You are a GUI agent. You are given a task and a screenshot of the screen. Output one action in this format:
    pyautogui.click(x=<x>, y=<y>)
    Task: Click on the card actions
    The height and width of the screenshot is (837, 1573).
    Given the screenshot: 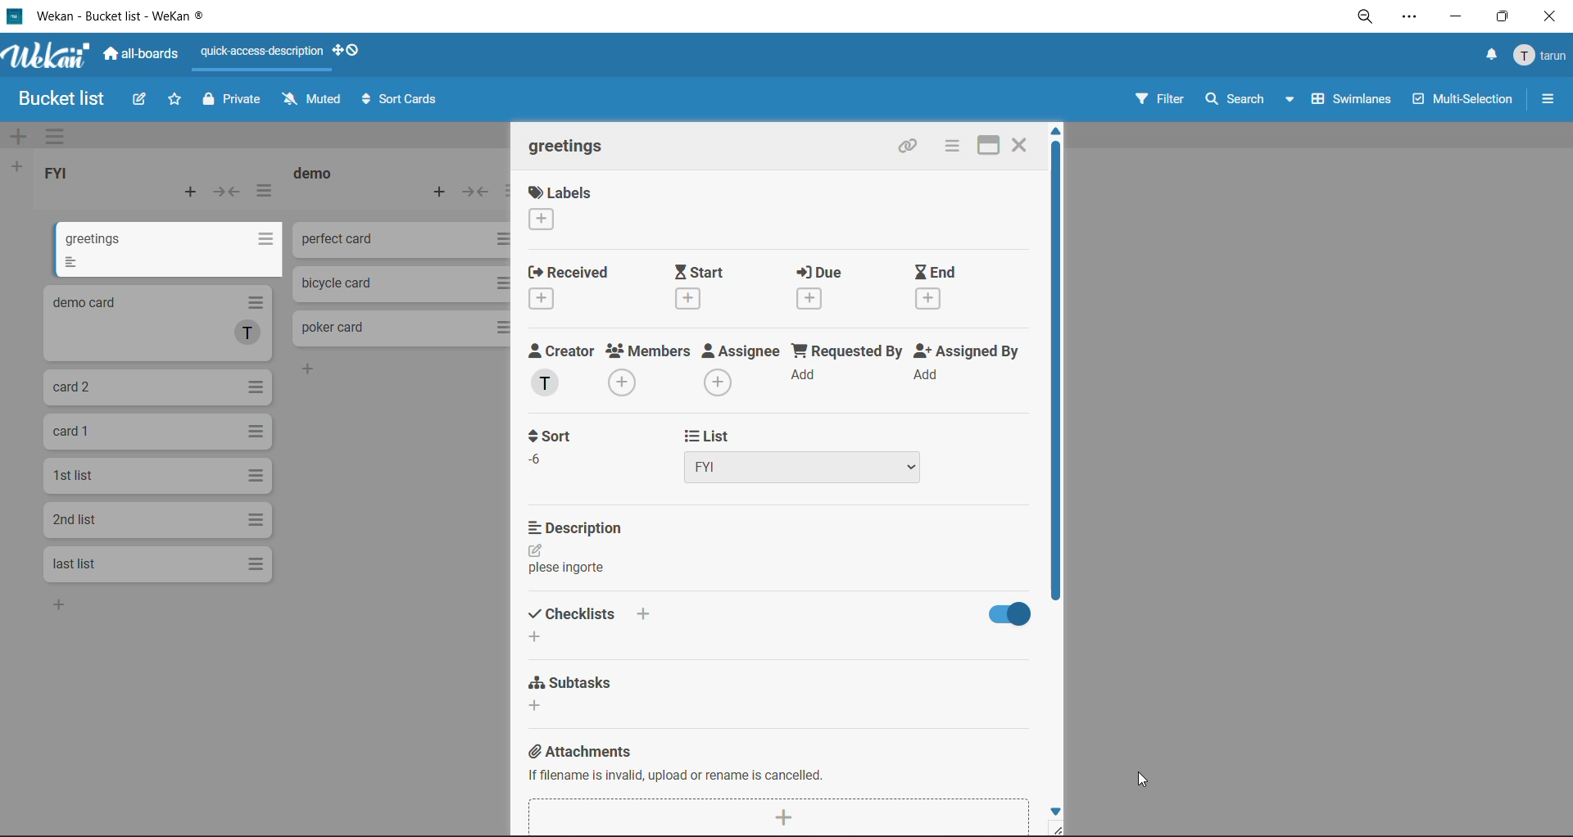 What is the action you would take?
    pyautogui.click(x=951, y=147)
    